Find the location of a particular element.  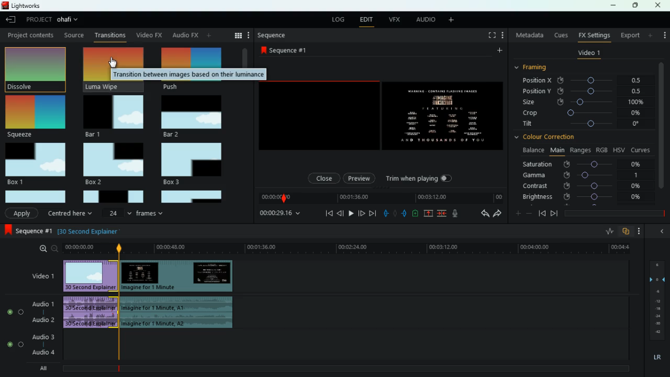

audio 2 is located at coordinates (42, 320).